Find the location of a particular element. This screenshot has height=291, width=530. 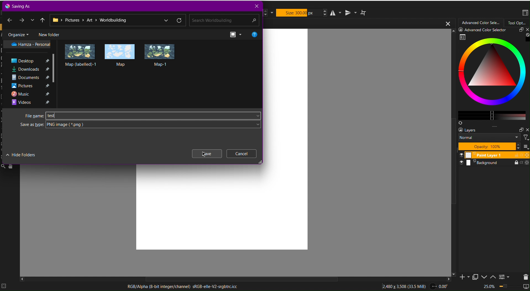

Wraparound is located at coordinates (364, 12).